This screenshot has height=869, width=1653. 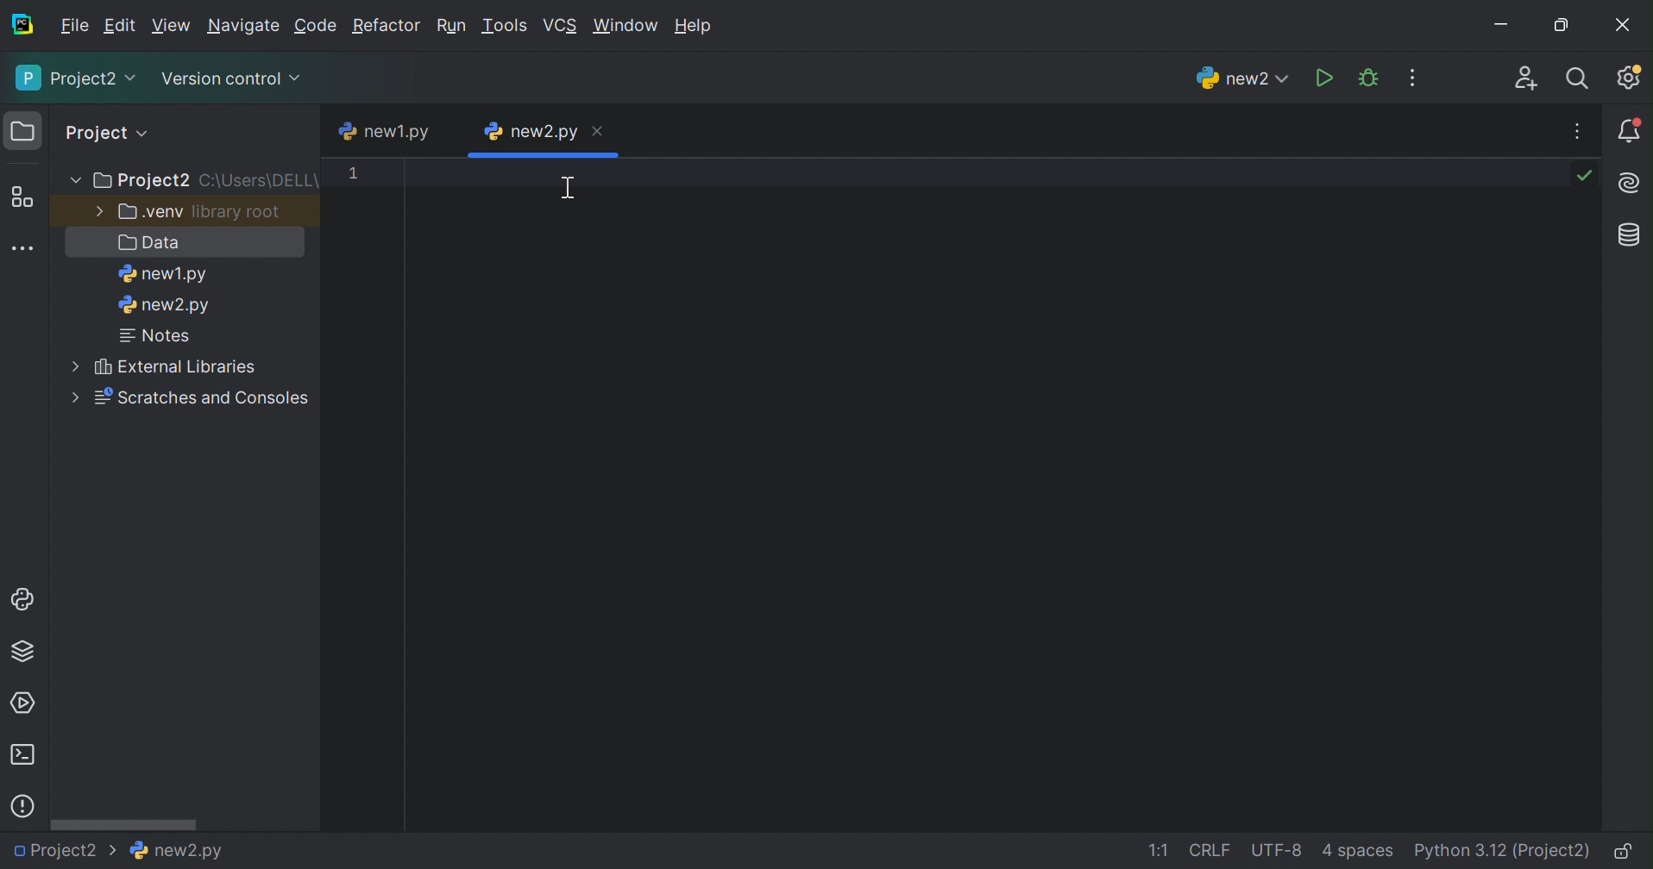 What do you see at coordinates (166, 367) in the screenshot?
I see `External libraries` at bounding box center [166, 367].